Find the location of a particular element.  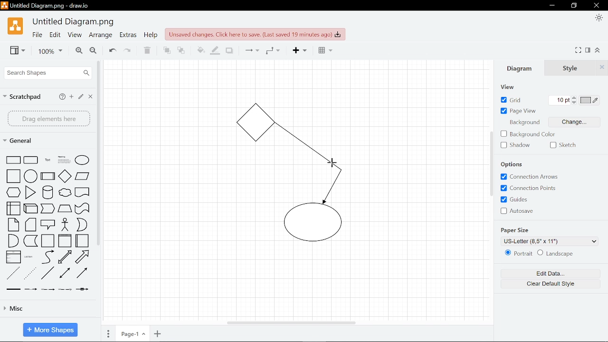

Grid color is located at coordinates (589, 100).